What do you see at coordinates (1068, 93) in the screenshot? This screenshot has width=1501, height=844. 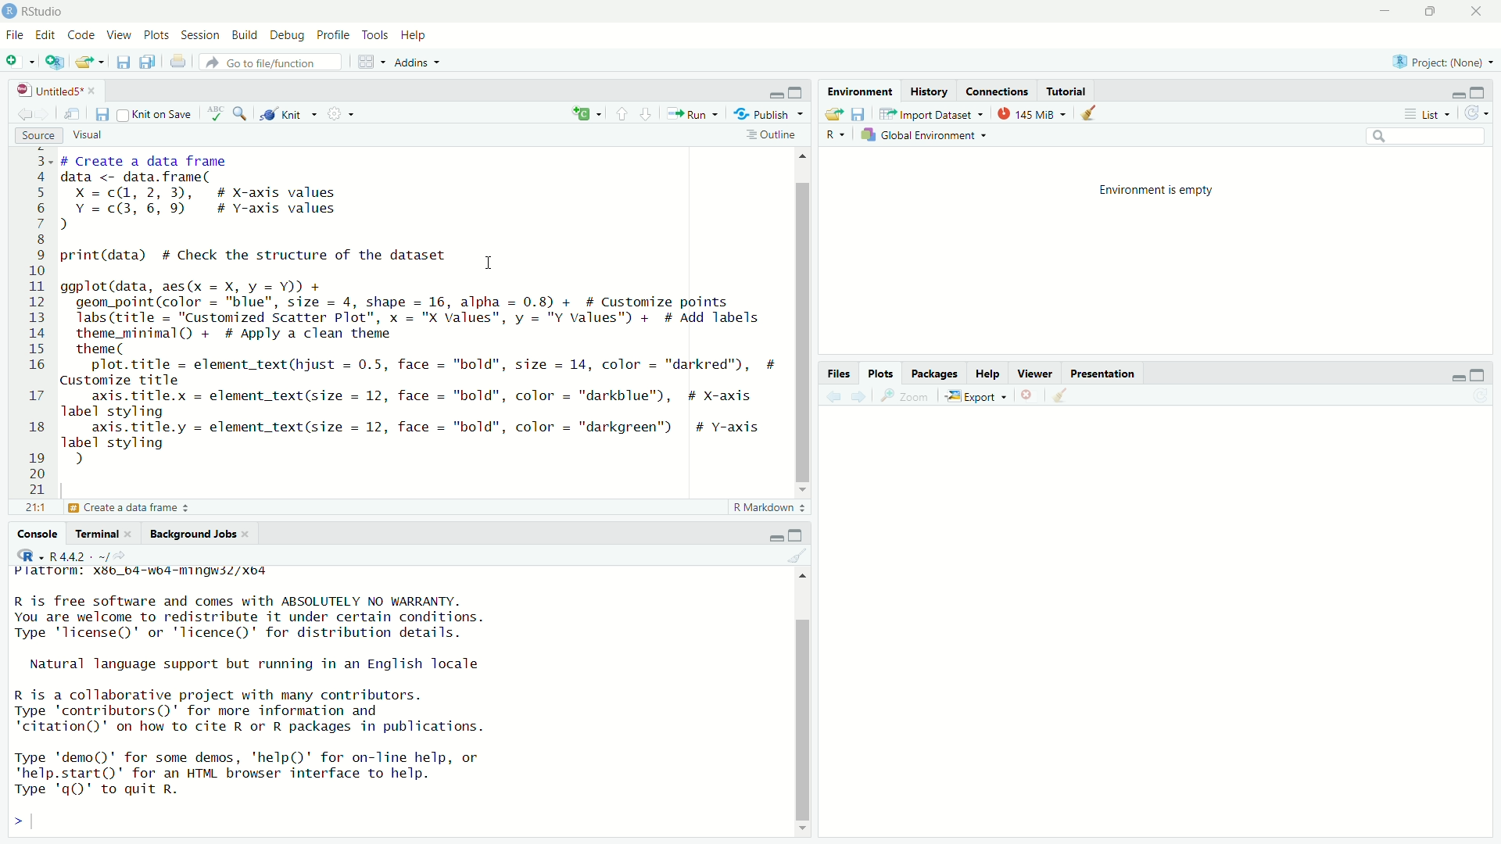 I see `Tutorial` at bounding box center [1068, 93].